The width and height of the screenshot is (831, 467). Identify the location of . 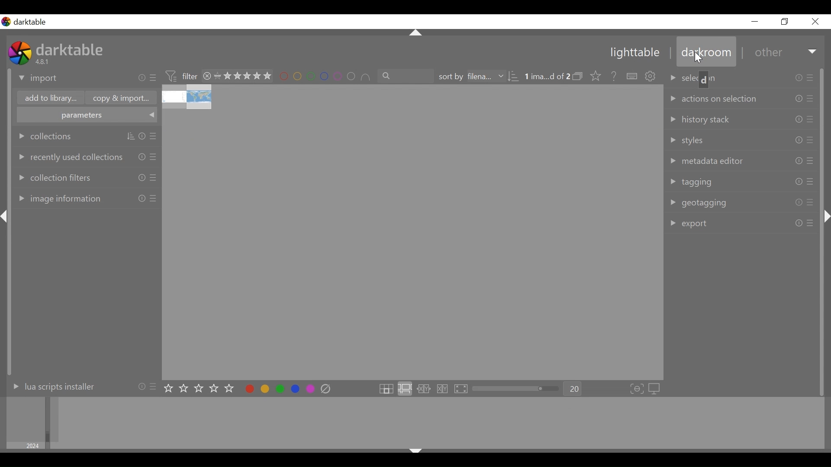
(798, 162).